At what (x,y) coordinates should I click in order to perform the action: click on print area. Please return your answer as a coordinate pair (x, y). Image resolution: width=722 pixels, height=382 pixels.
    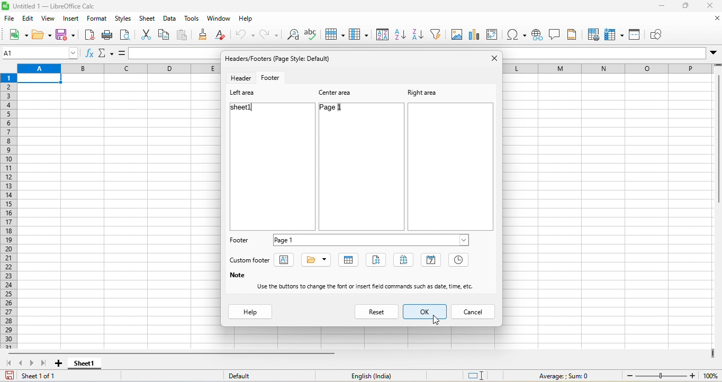
    Looking at the image, I should click on (592, 34).